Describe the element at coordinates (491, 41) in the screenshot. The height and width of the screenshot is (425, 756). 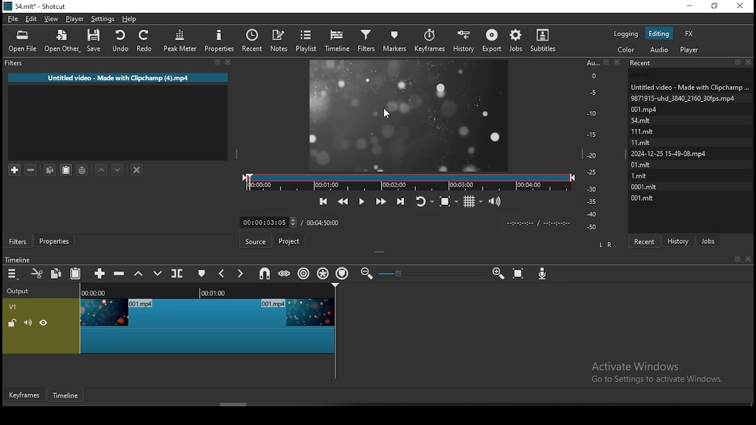
I see `export` at that location.